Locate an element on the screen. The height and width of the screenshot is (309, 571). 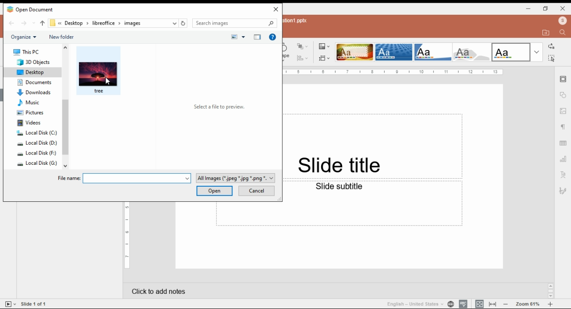
profile is located at coordinates (563, 21).